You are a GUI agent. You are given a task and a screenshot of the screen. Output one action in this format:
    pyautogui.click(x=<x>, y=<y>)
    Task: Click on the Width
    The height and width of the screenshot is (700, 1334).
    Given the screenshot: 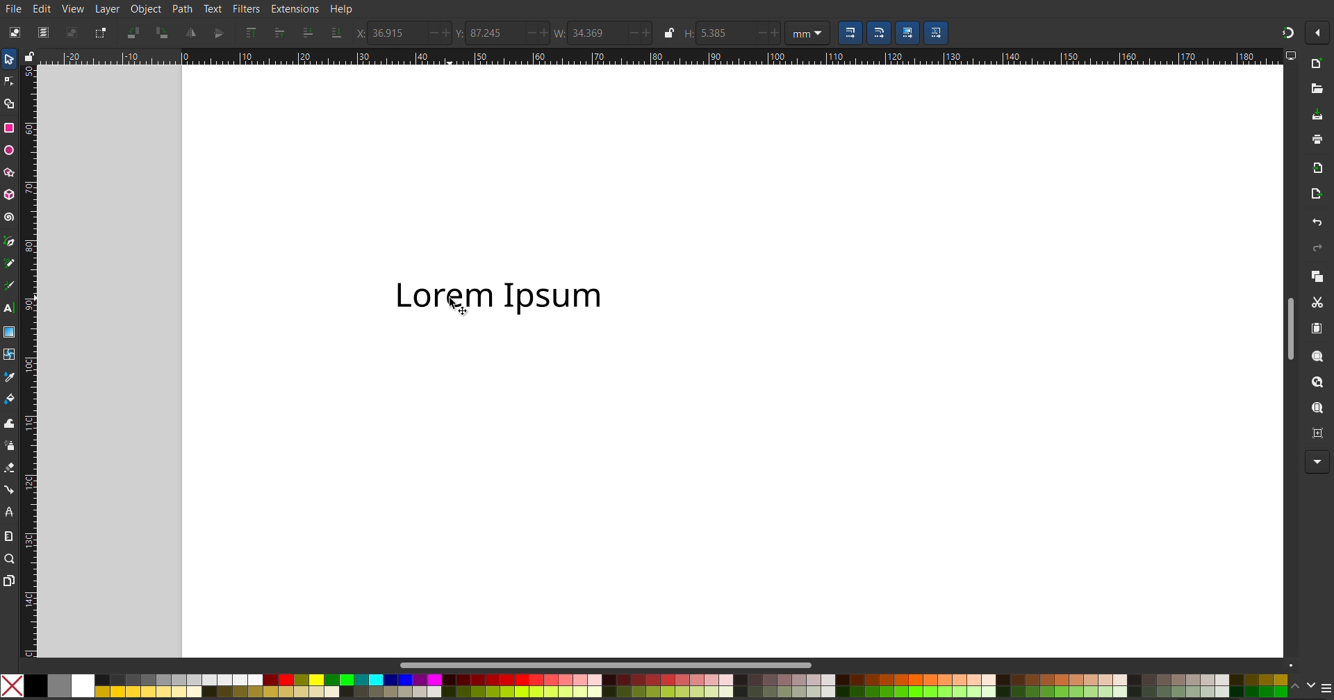 What is the action you would take?
    pyautogui.click(x=605, y=33)
    